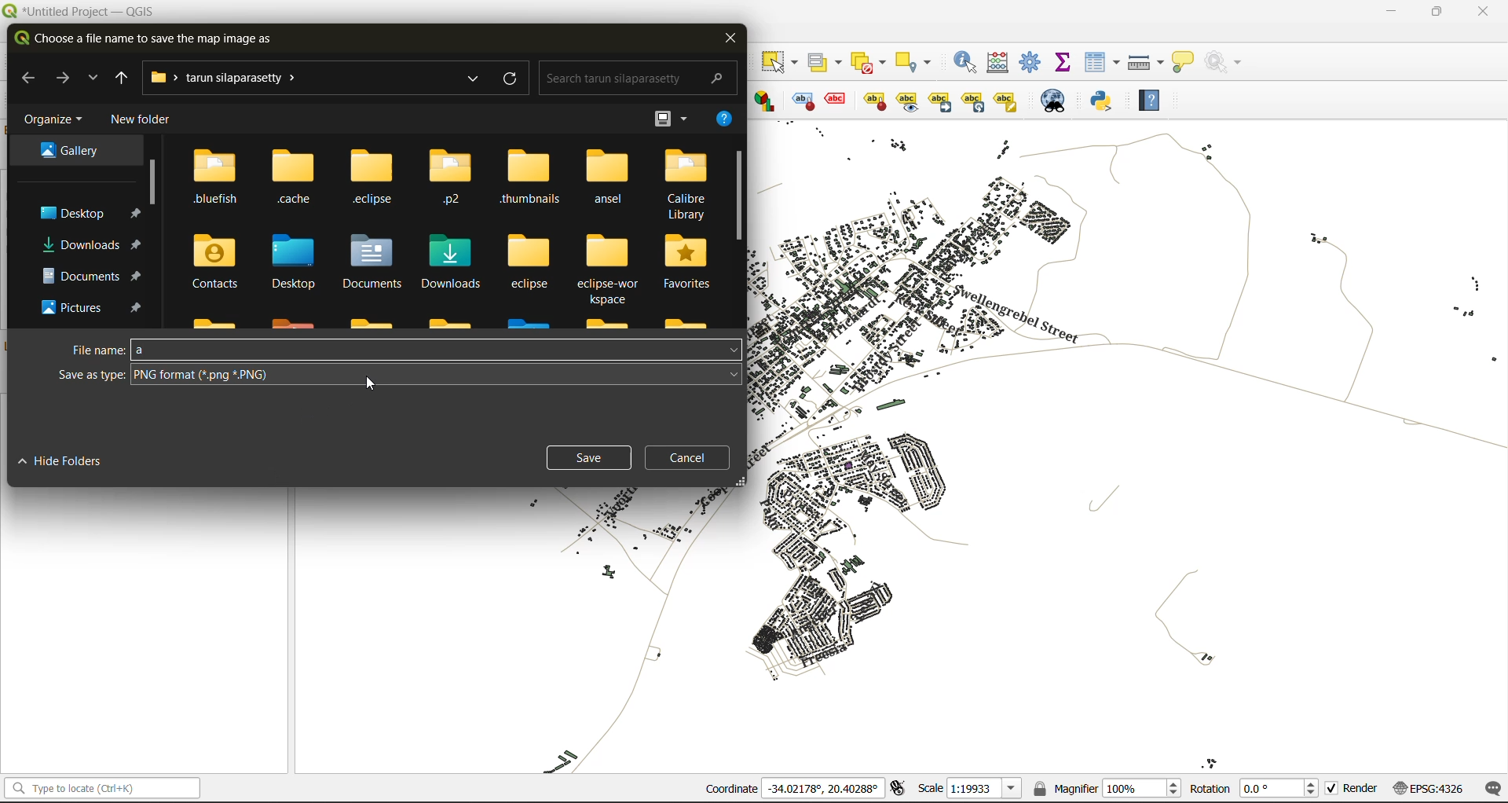 Image resolution: width=1508 pixels, height=803 pixels. I want to click on scale, so click(965, 789).